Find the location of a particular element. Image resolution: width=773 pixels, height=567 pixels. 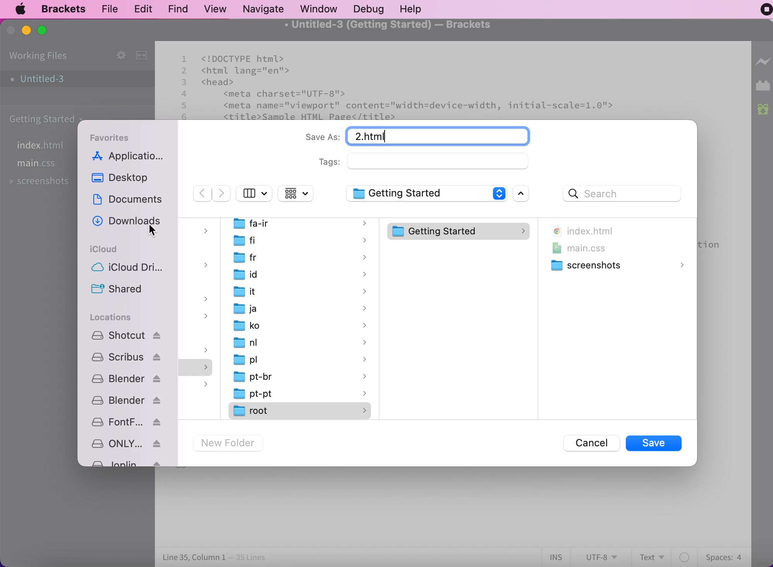

dropdown is located at coordinates (206, 299).